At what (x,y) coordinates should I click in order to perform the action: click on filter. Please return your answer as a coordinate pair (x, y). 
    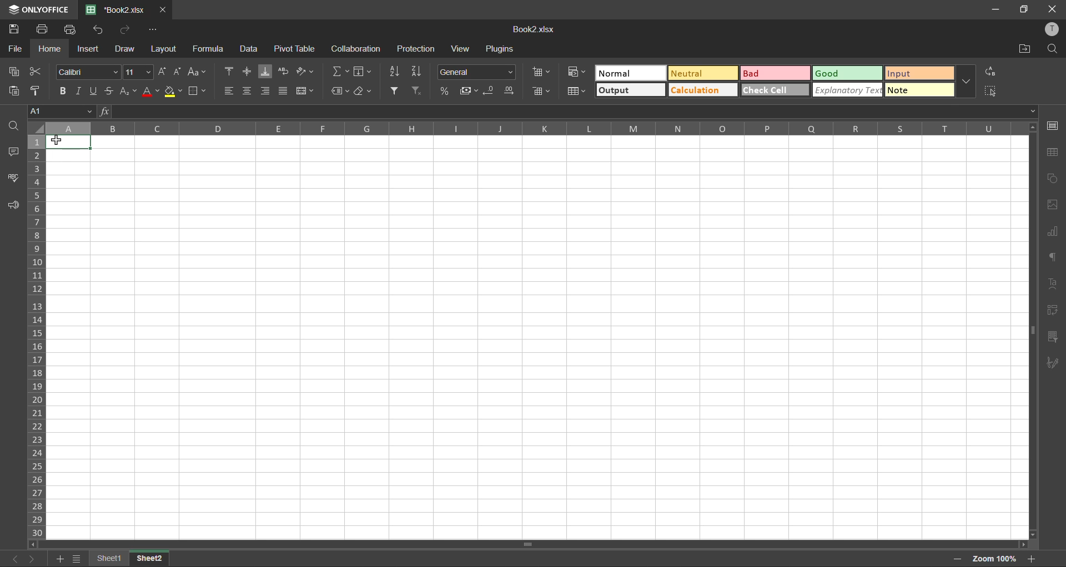
    Looking at the image, I should click on (396, 91).